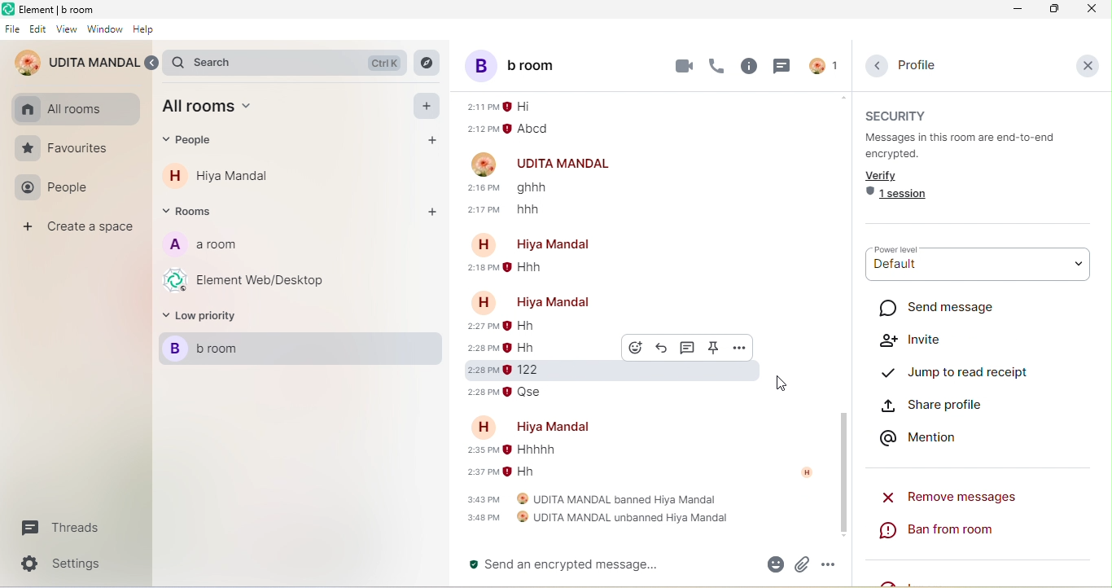 The image size is (1112, 588). What do you see at coordinates (773, 564) in the screenshot?
I see `emoji` at bounding box center [773, 564].